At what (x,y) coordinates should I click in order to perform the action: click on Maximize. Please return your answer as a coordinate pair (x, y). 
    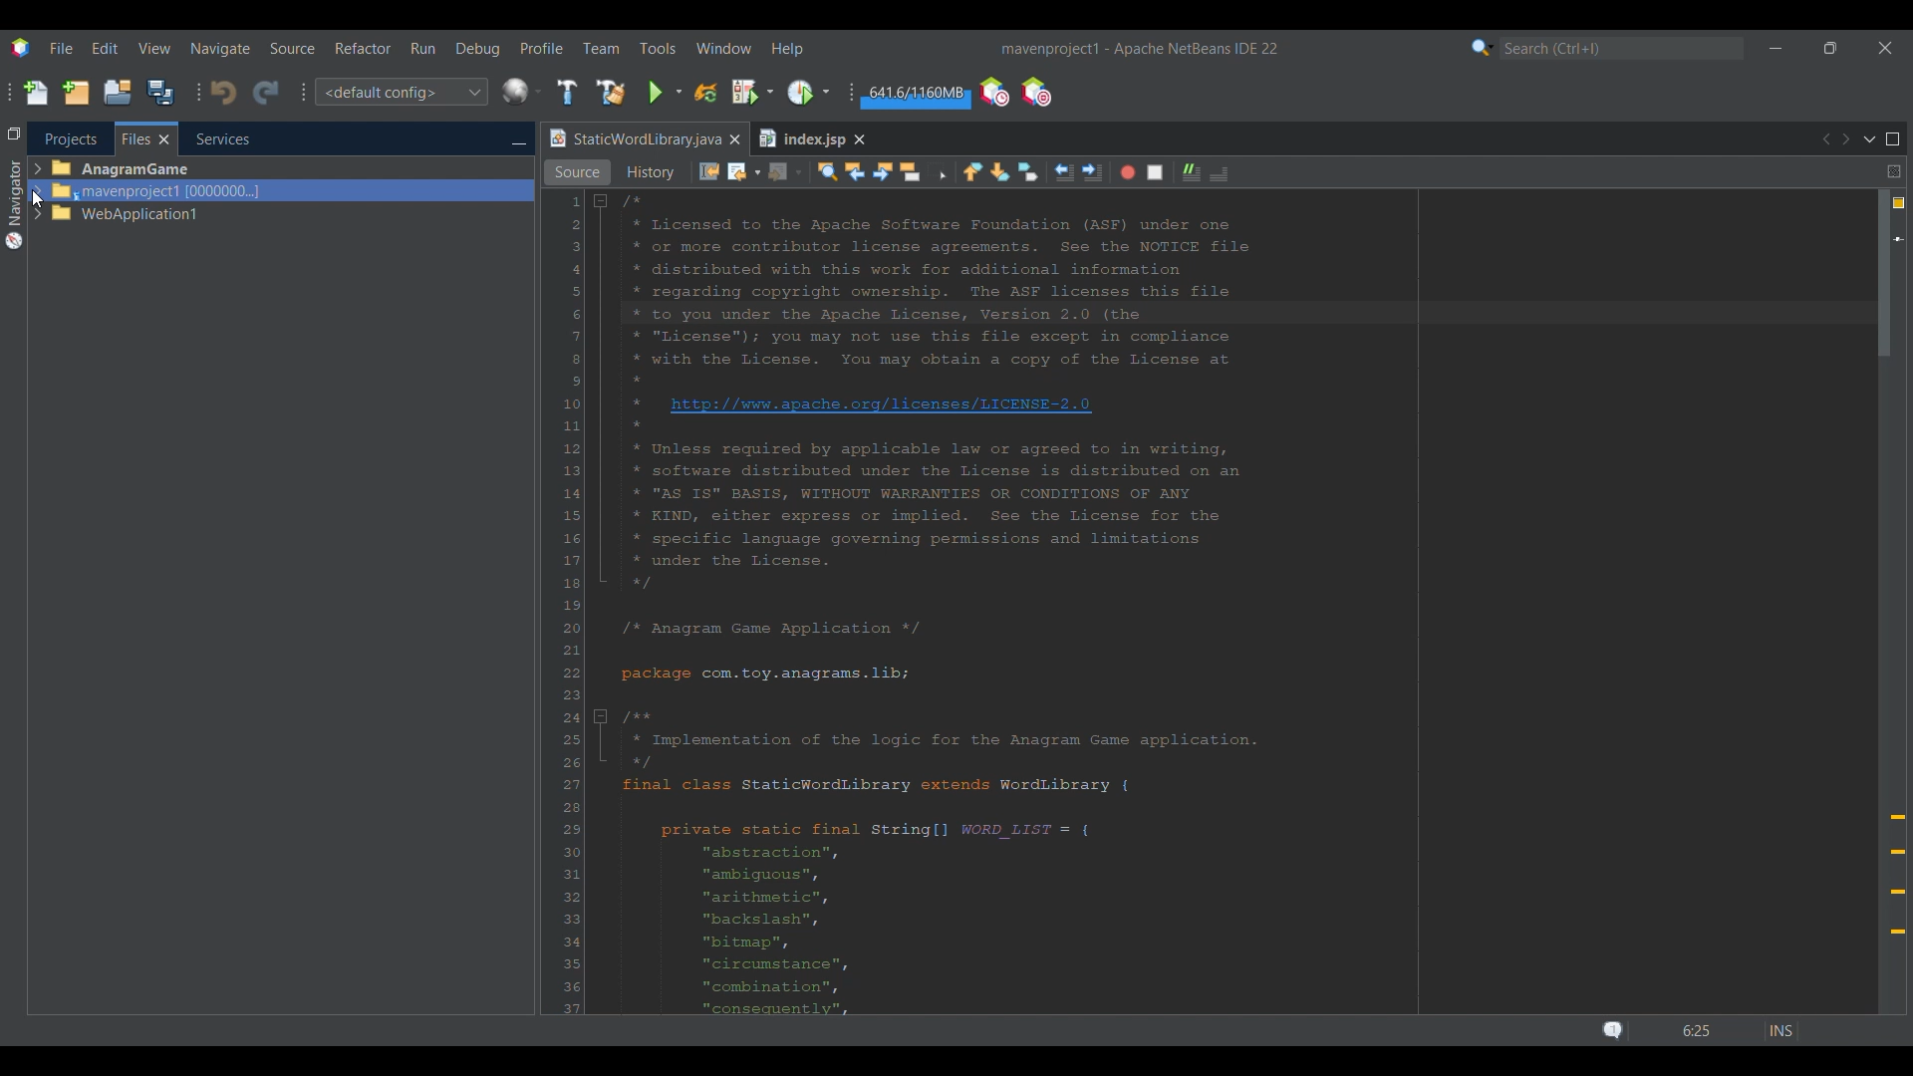
    Looking at the image, I should click on (1893, 139).